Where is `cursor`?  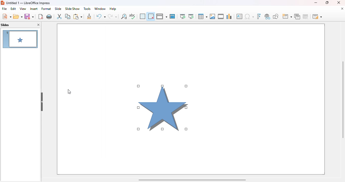 cursor is located at coordinates (69, 92).